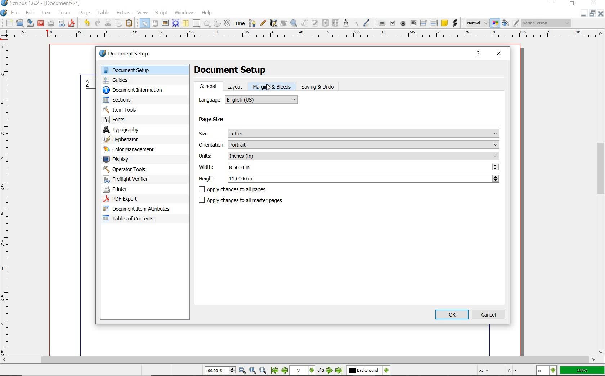 This screenshot has width=605, height=376. Describe the element at coordinates (340, 371) in the screenshot. I see `Last Page` at that location.